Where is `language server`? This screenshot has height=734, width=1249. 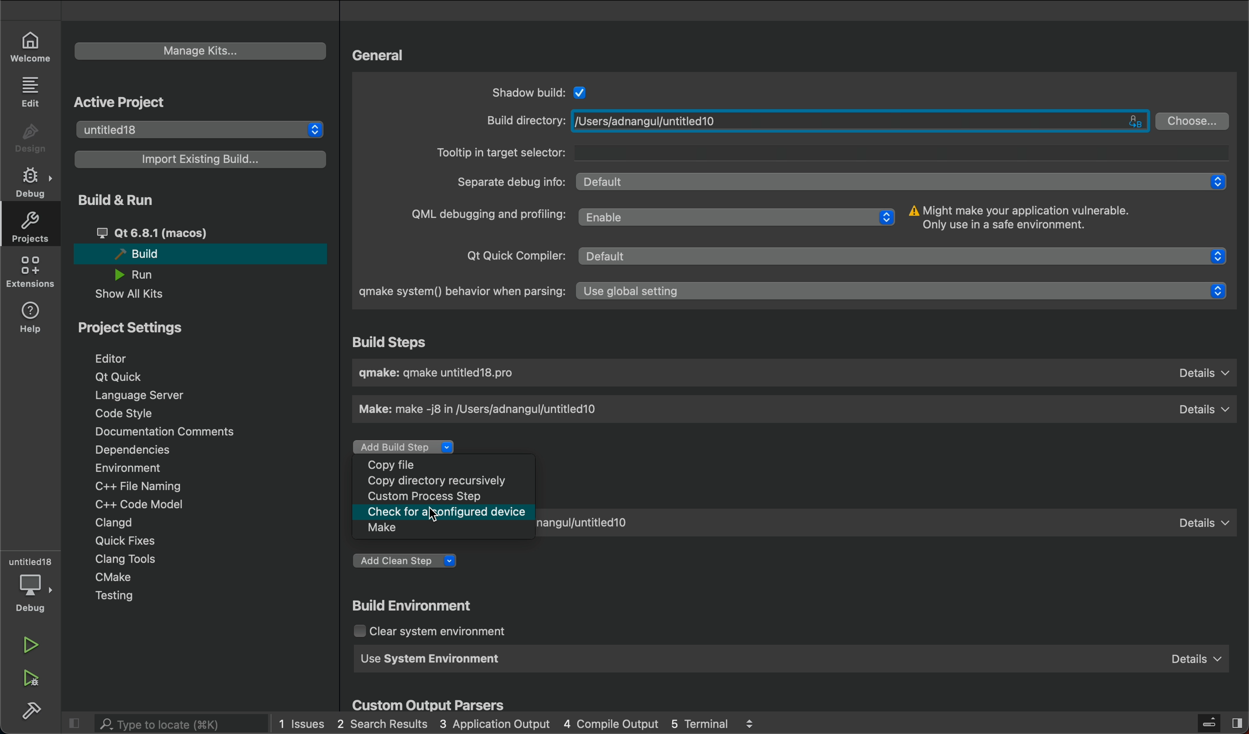
language server is located at coordinates (144, 395).